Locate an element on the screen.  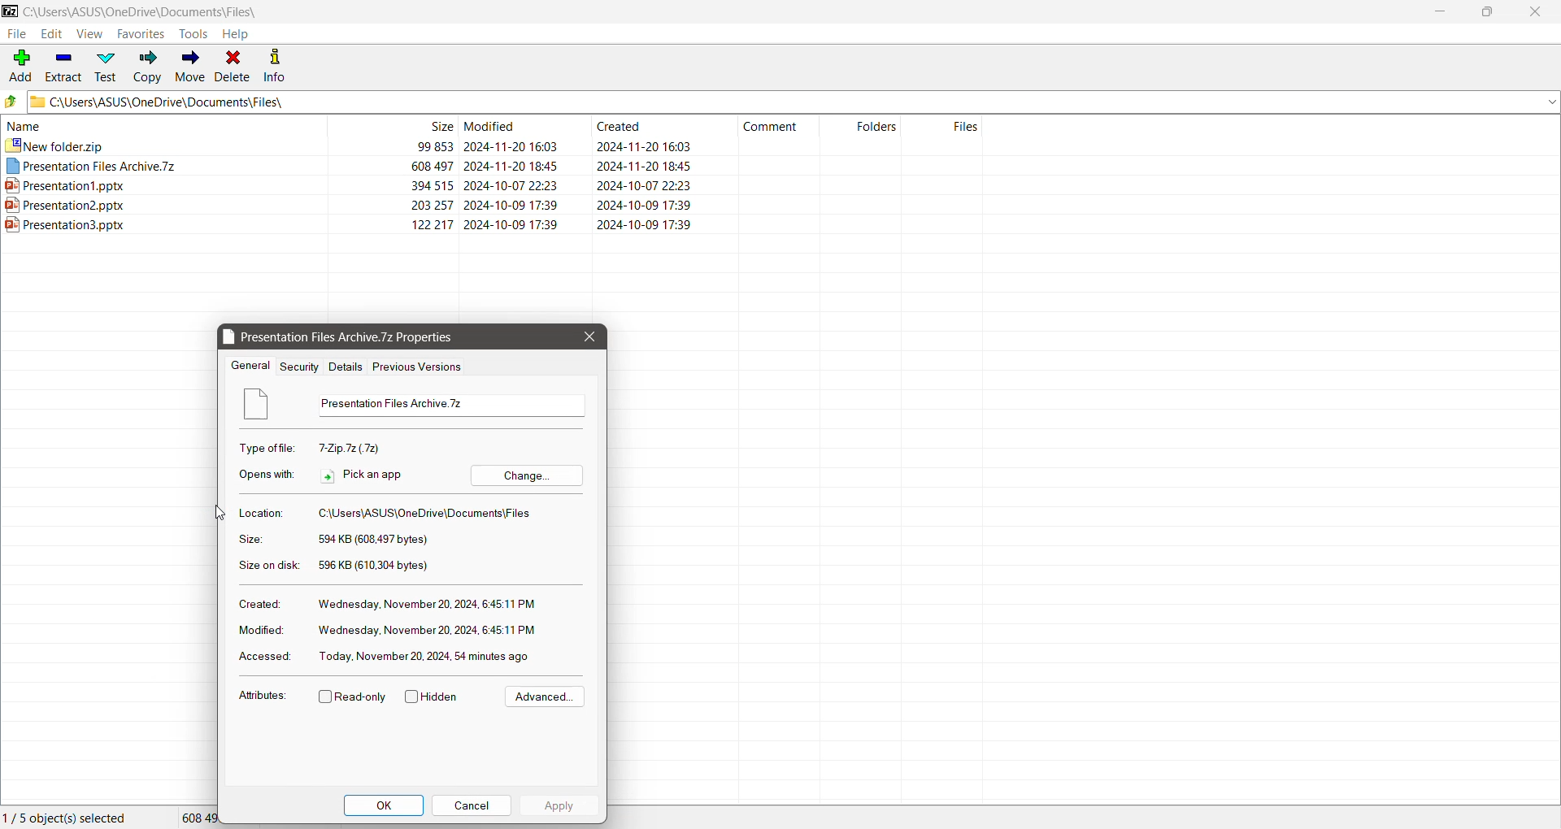
Archive File Icon is located at coordinates (264, 405).